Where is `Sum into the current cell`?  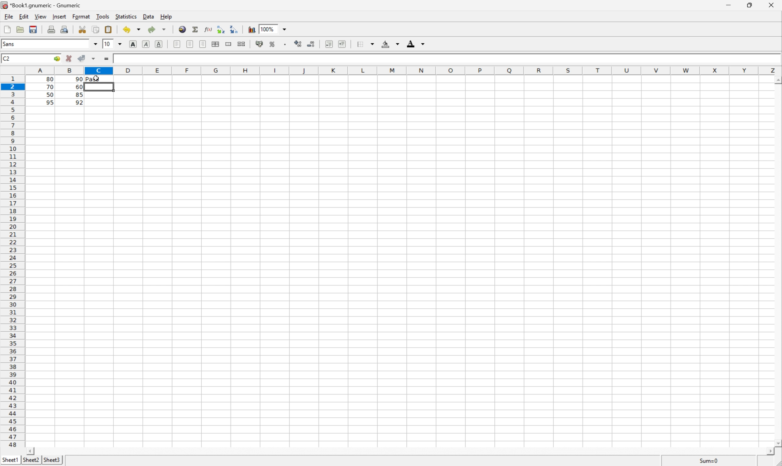
Sum into the current cell is located at coordinates (195, 29).